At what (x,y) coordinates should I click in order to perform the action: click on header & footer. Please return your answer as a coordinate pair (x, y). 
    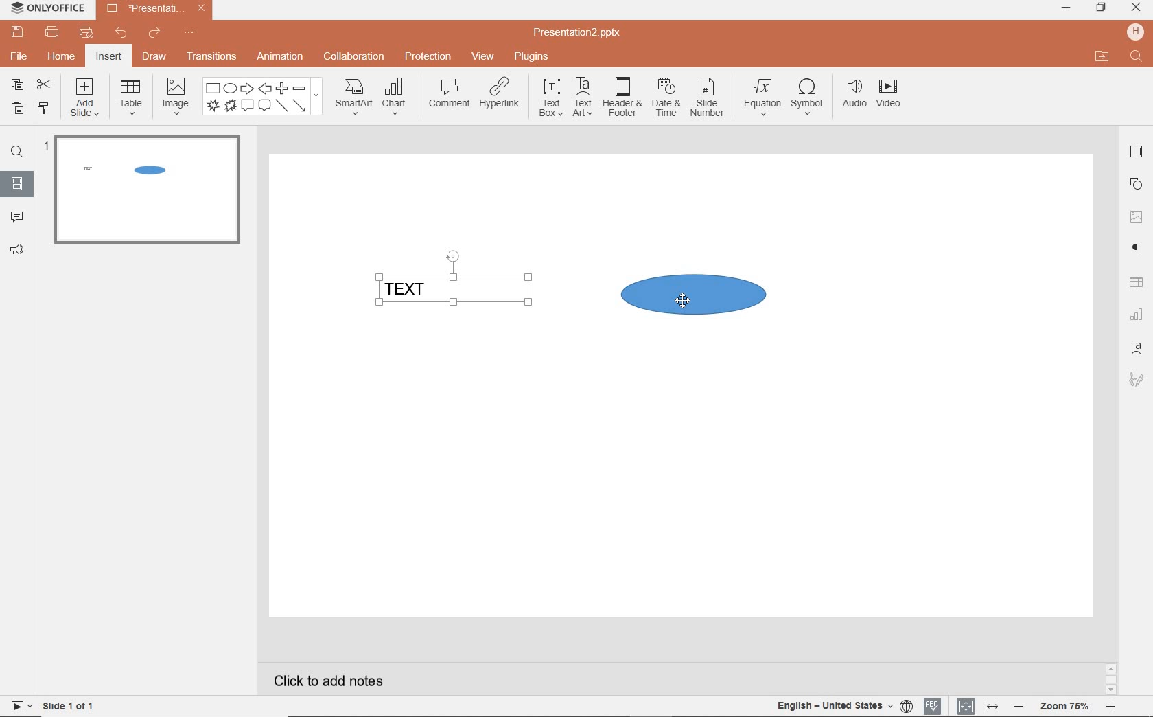
    Looking at the image, I should click on (620, 98).